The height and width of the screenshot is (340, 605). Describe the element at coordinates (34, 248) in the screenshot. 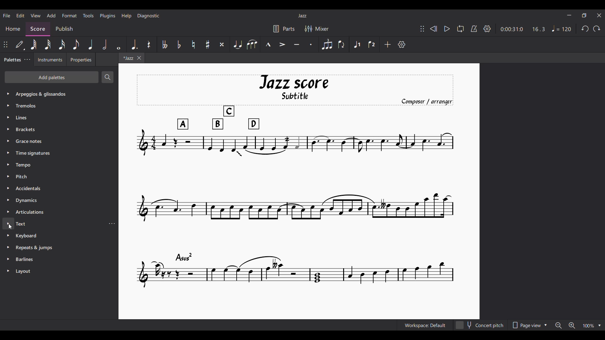

I see `` at that location.